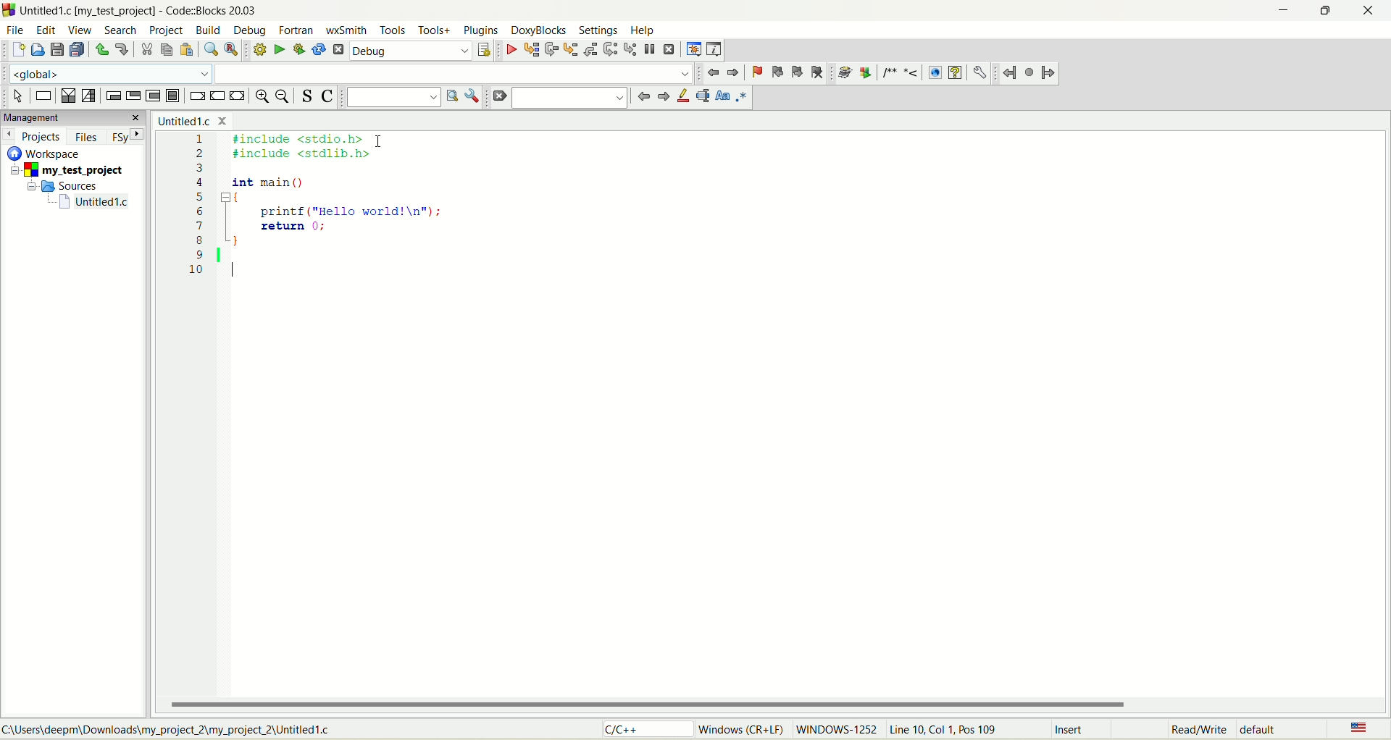 This screenshot has width=1391, height=740. I want to click on sources, so click(68, 187).